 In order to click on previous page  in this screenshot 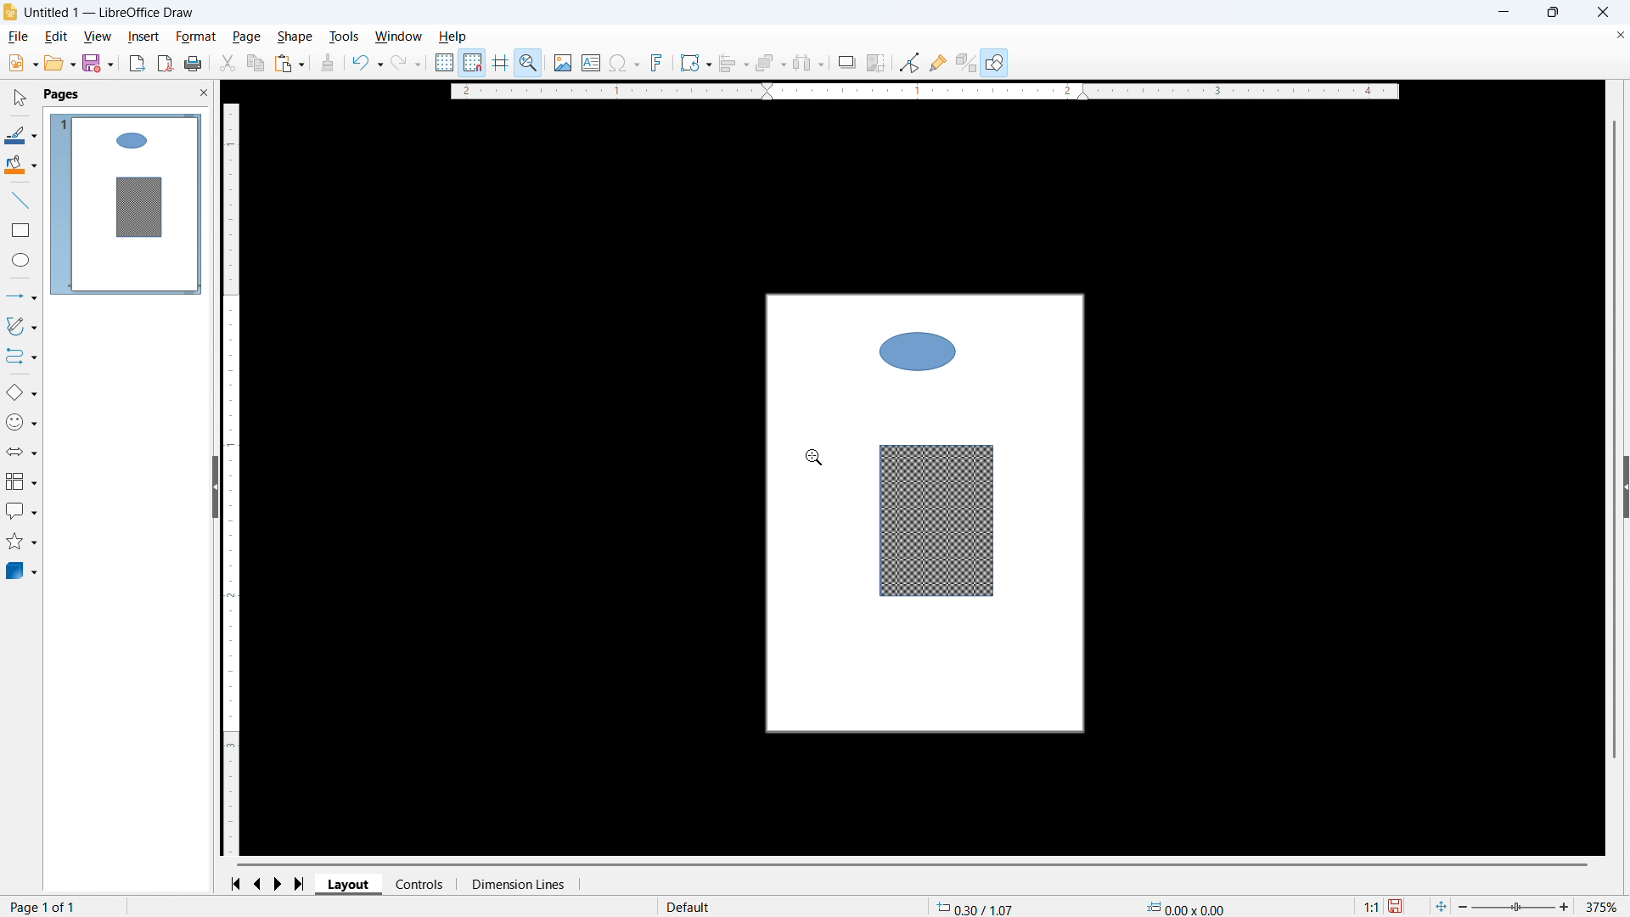, I will do `click(260, 883)`.